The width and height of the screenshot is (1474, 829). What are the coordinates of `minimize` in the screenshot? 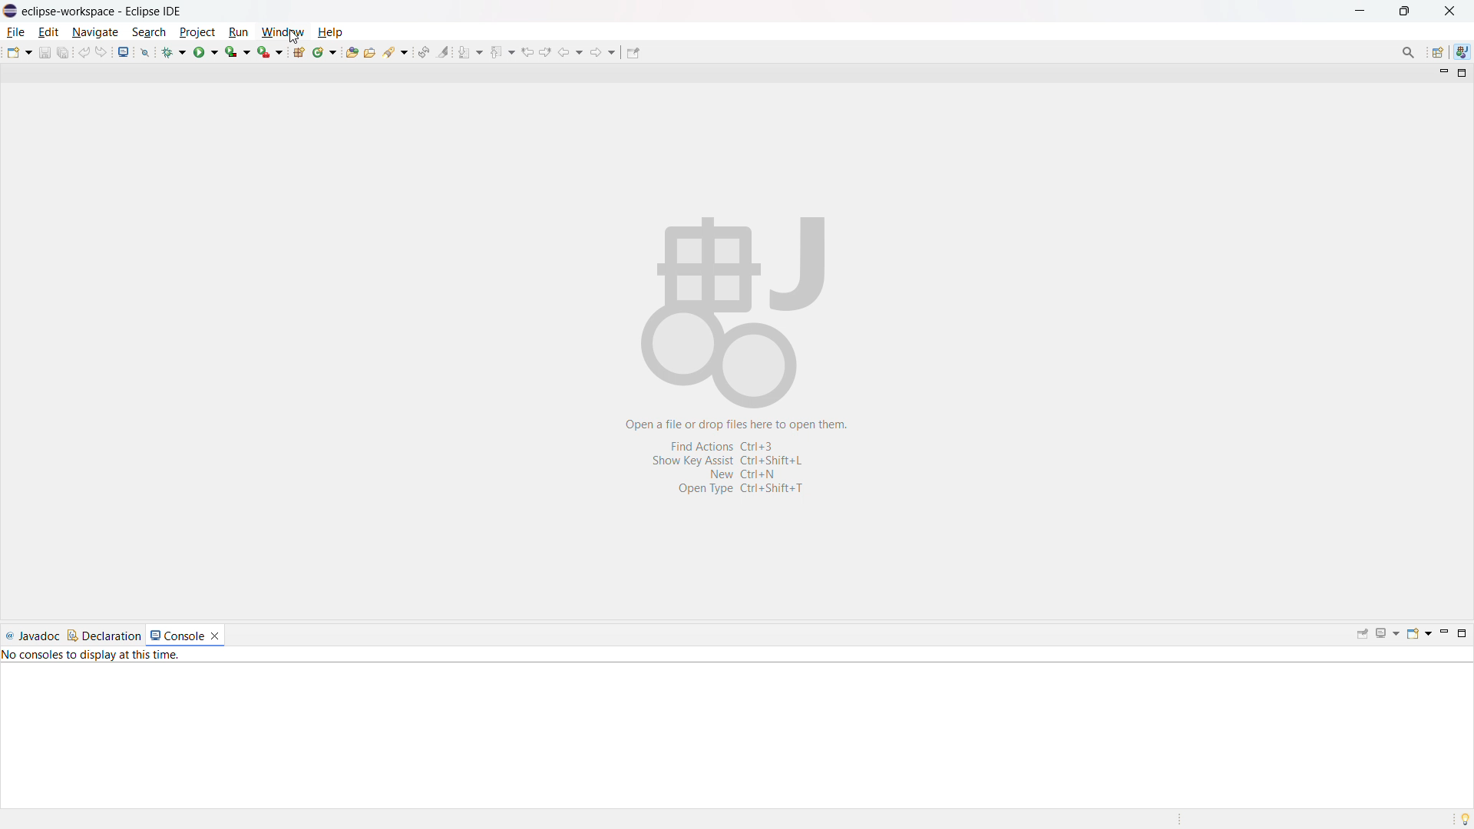 It's located at (1361, 12).